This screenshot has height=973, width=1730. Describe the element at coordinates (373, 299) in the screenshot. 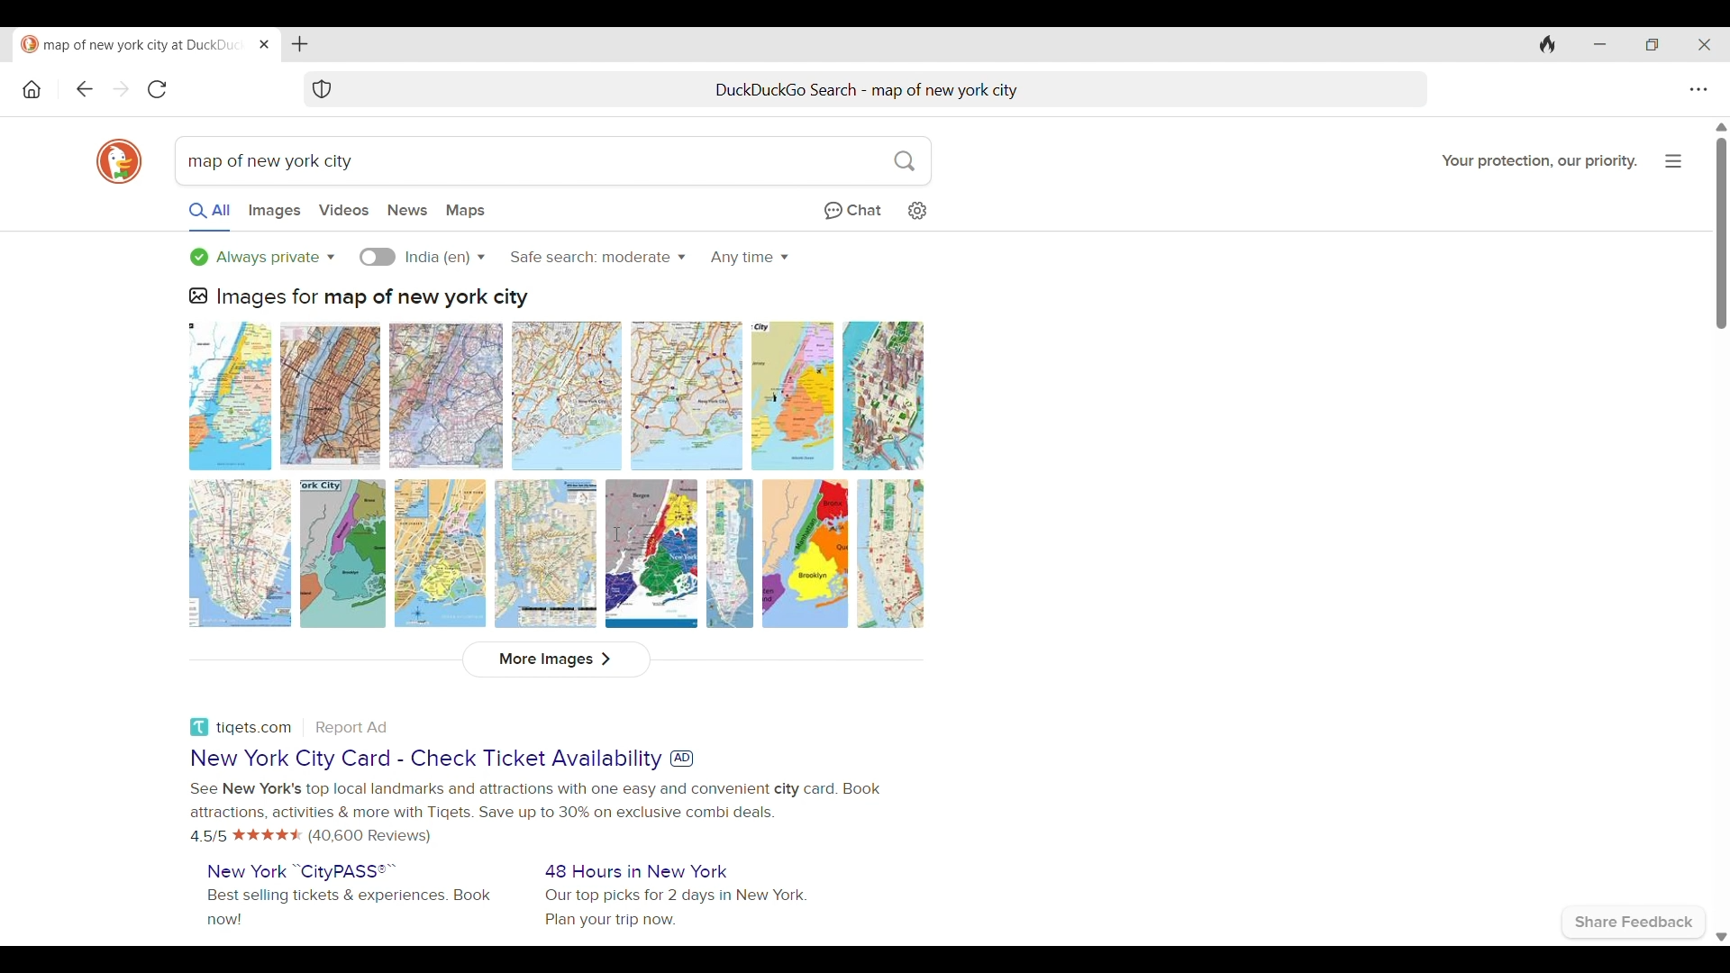

I see `Images for map of new york city` at that location.